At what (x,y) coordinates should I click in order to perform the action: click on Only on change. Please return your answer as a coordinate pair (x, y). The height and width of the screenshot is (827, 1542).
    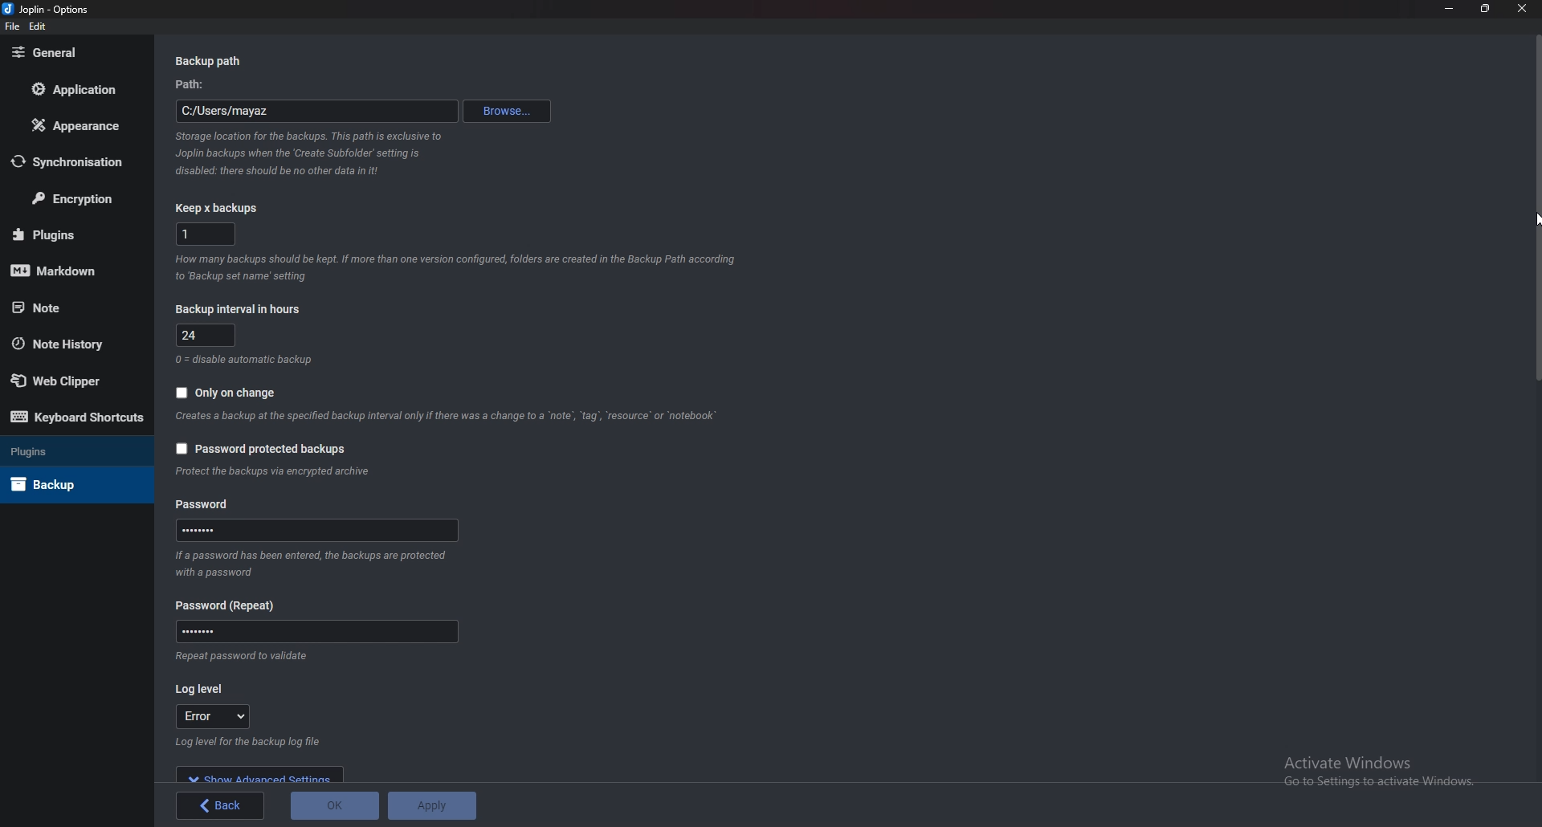
    Looking at the image, I should click on (226, 393).